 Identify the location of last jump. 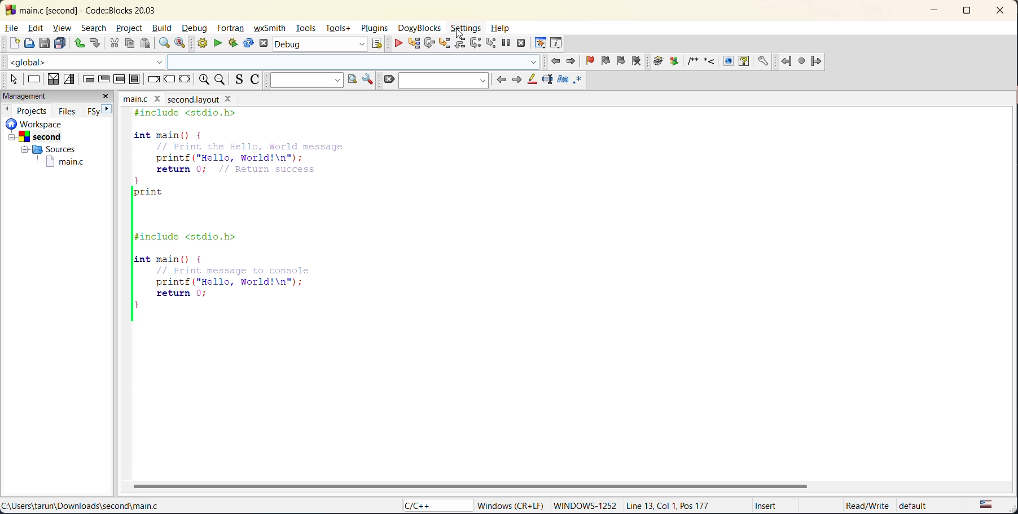
(803, 61).